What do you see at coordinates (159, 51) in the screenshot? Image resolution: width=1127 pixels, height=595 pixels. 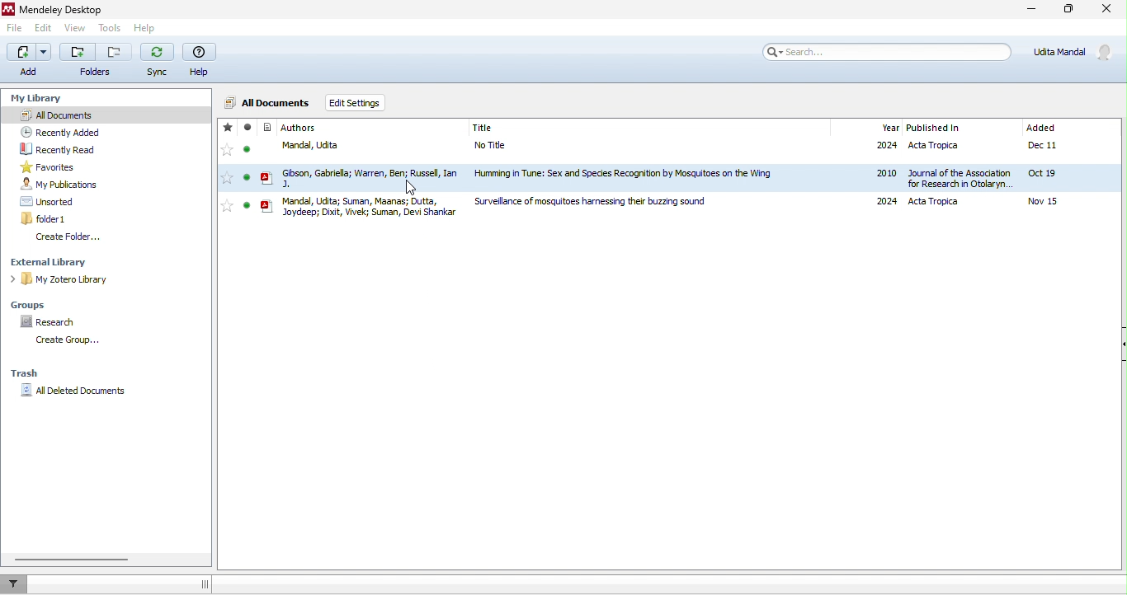 I see `sync` at bounding box center [159, 51].